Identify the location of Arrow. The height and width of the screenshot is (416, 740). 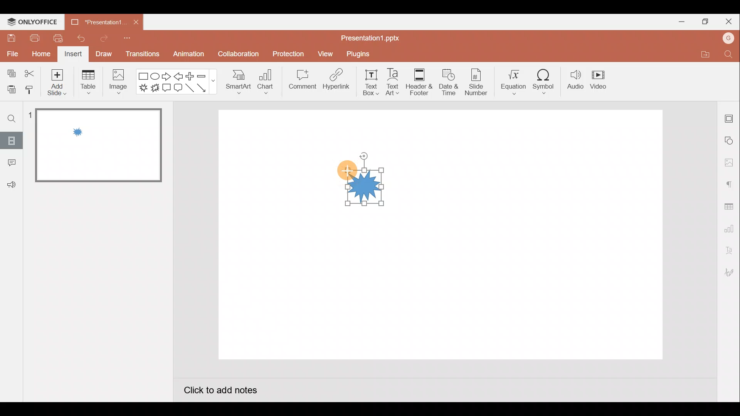
(204, 88).